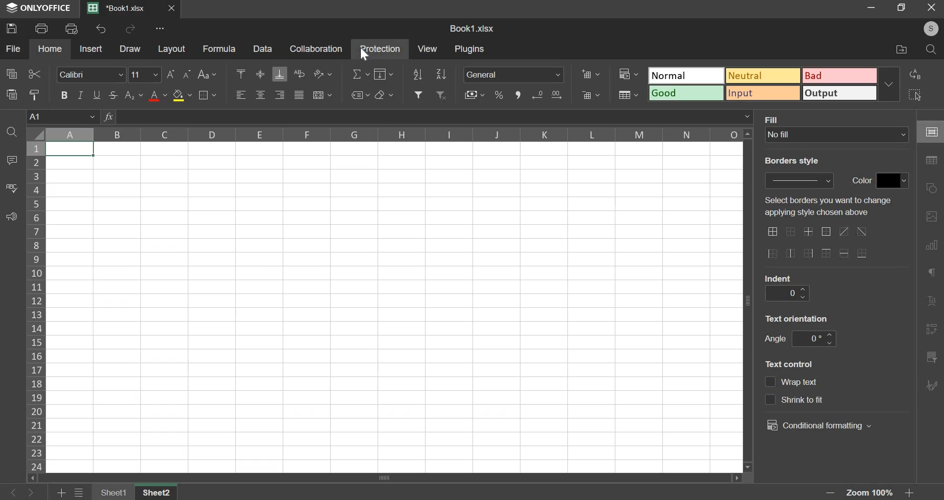 The height and width of the screenshot is (500, 944). What do you see at coordinates (365, 55) in the screenshot?
I see `Cursor` at bounding box center [365, 55].